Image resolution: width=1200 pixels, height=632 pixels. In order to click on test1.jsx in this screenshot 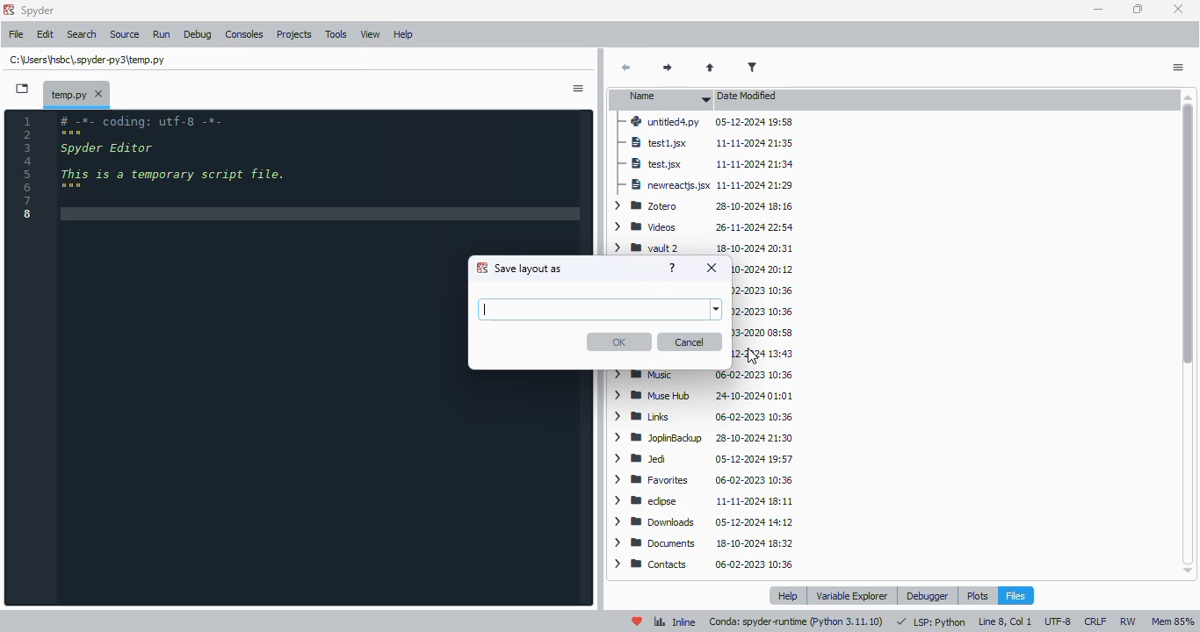, I will do `click(707, 143)`.